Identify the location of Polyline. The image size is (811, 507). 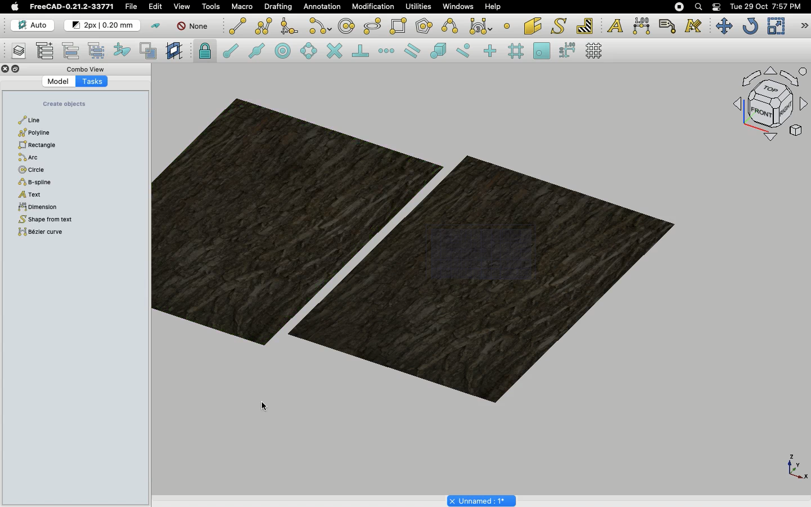
(264, 26).